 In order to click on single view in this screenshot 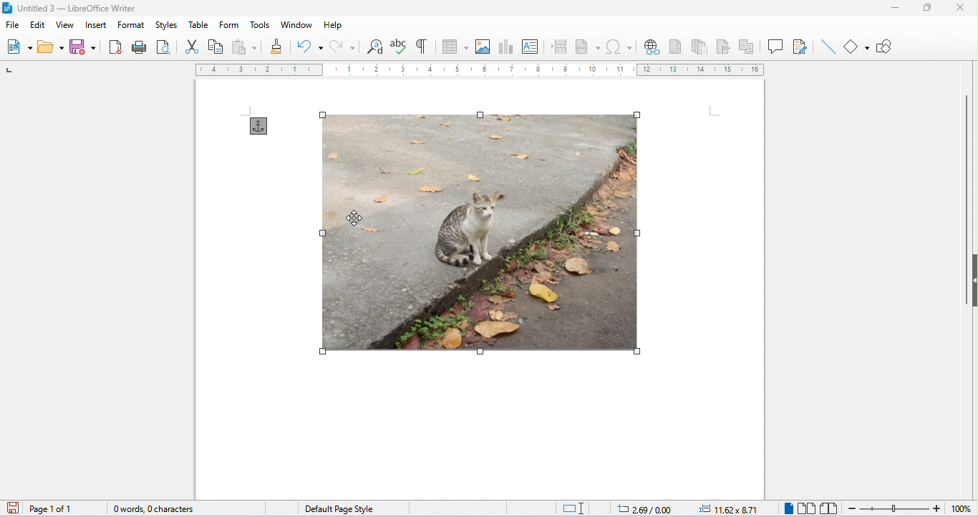, I will do `click(787, 508)`.